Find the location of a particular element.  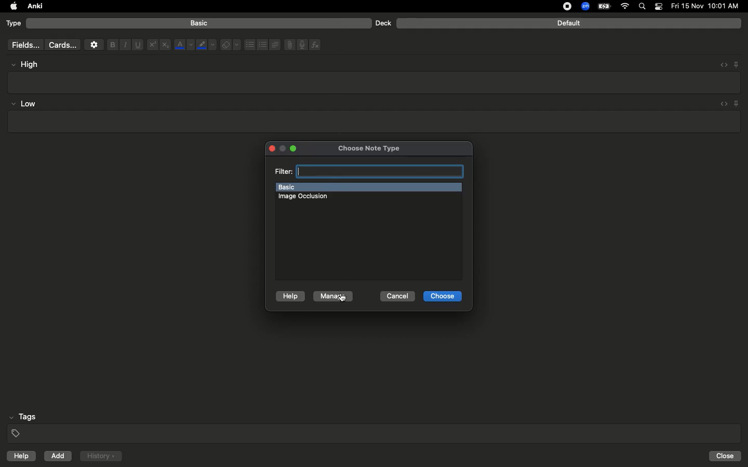

Deck is located at coordinates (383, 23).